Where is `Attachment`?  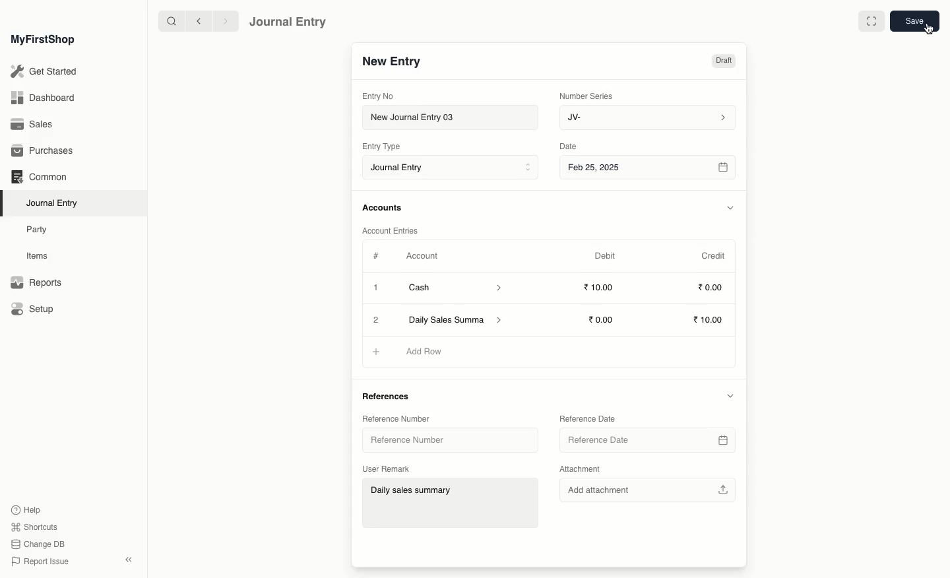 Attachment is located at coordinates (581, 470).